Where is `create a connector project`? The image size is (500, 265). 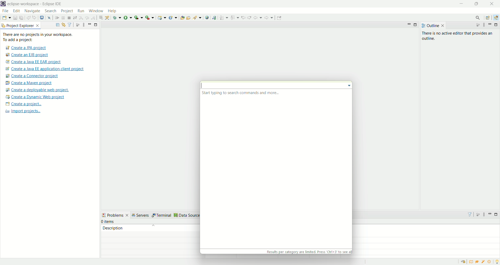
create a connector project is located at coordinates (32, 76).